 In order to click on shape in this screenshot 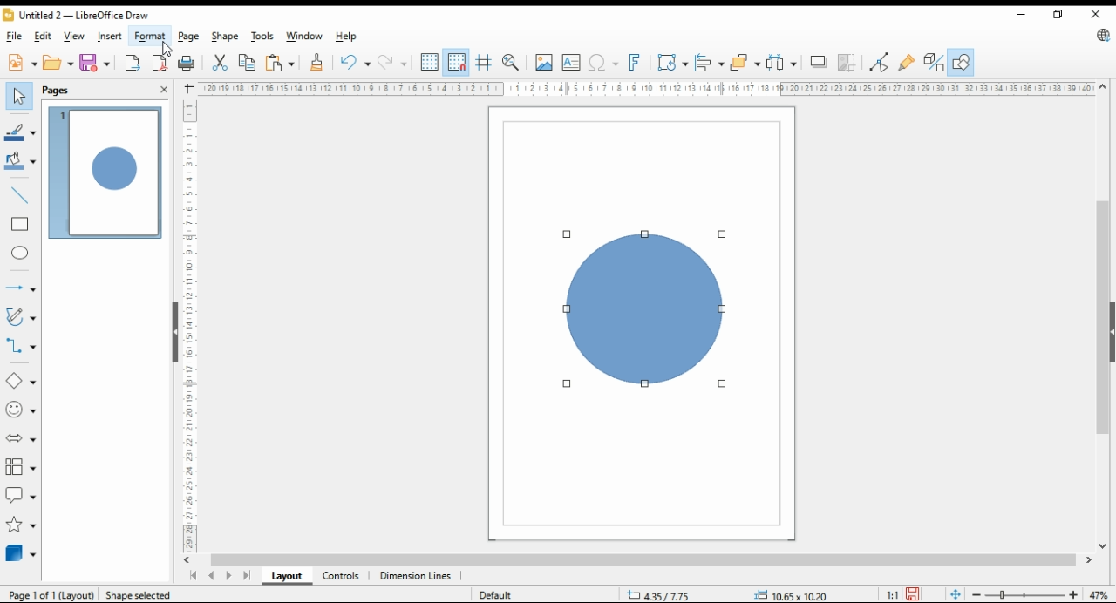, I will do `click(647, 309)`.